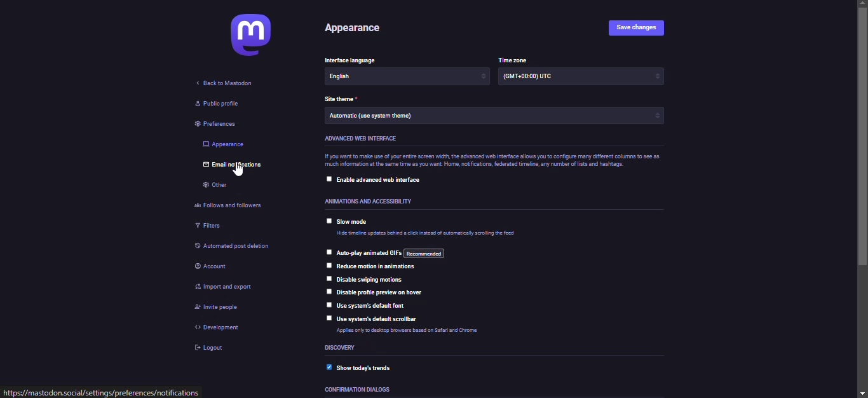  Describe the element at coordinates (637, 27) in the screenshot. I see `save changes` at that location.